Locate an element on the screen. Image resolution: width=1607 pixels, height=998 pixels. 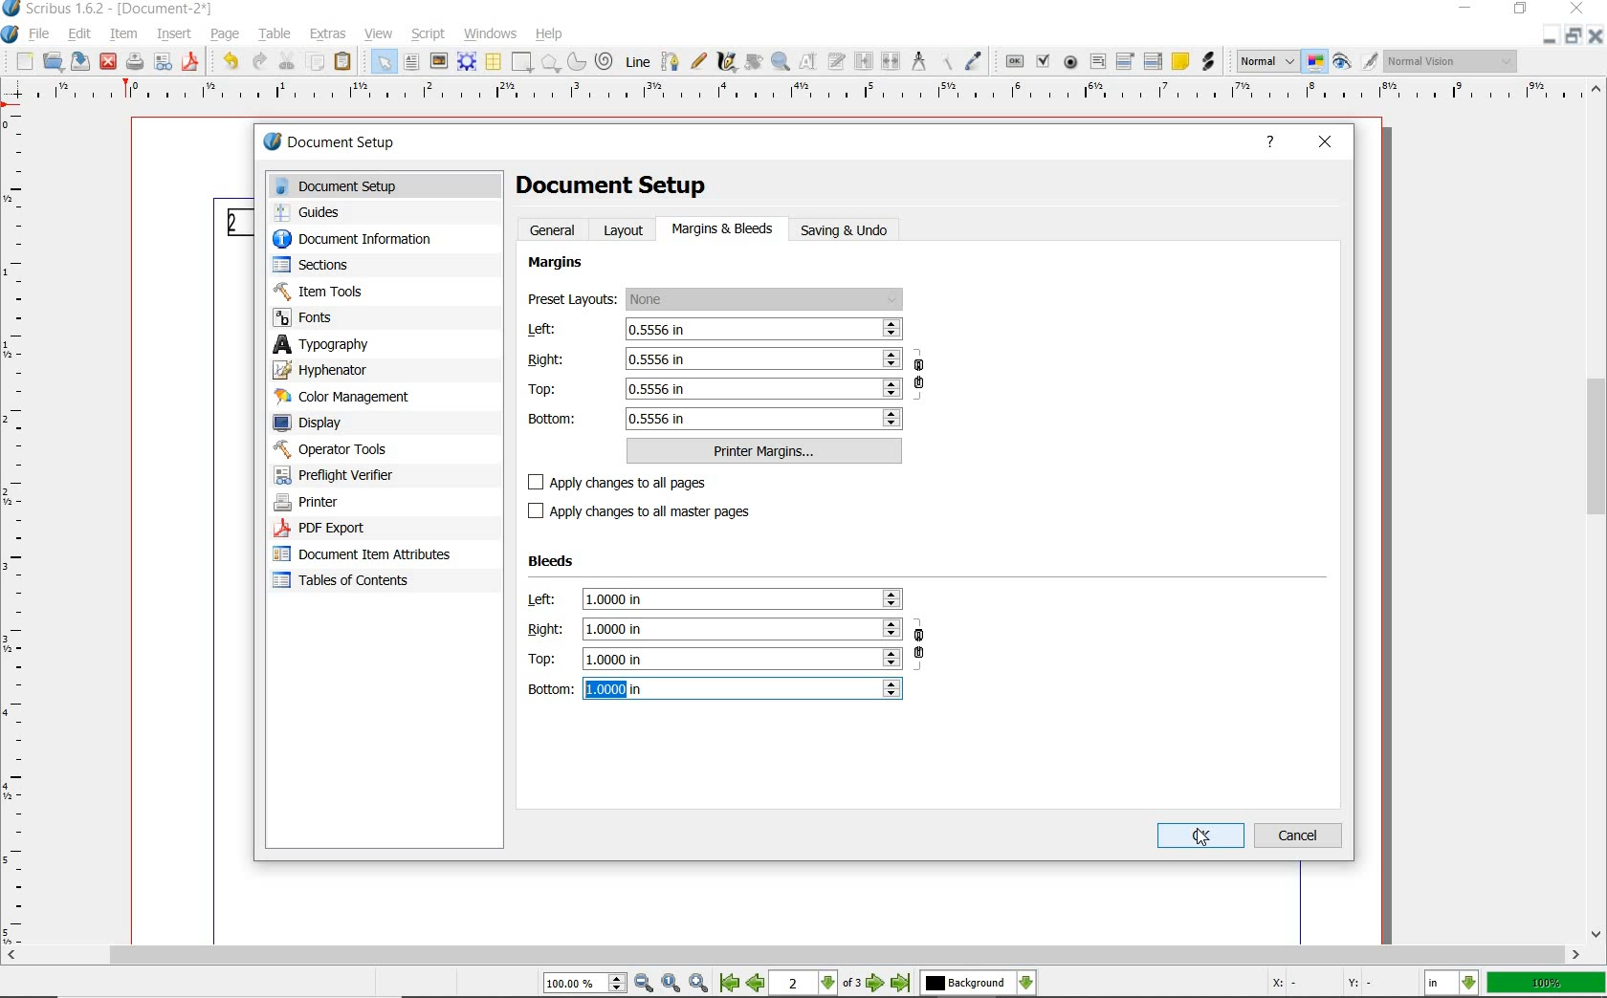
image frame is located at coordinates (437, 62).